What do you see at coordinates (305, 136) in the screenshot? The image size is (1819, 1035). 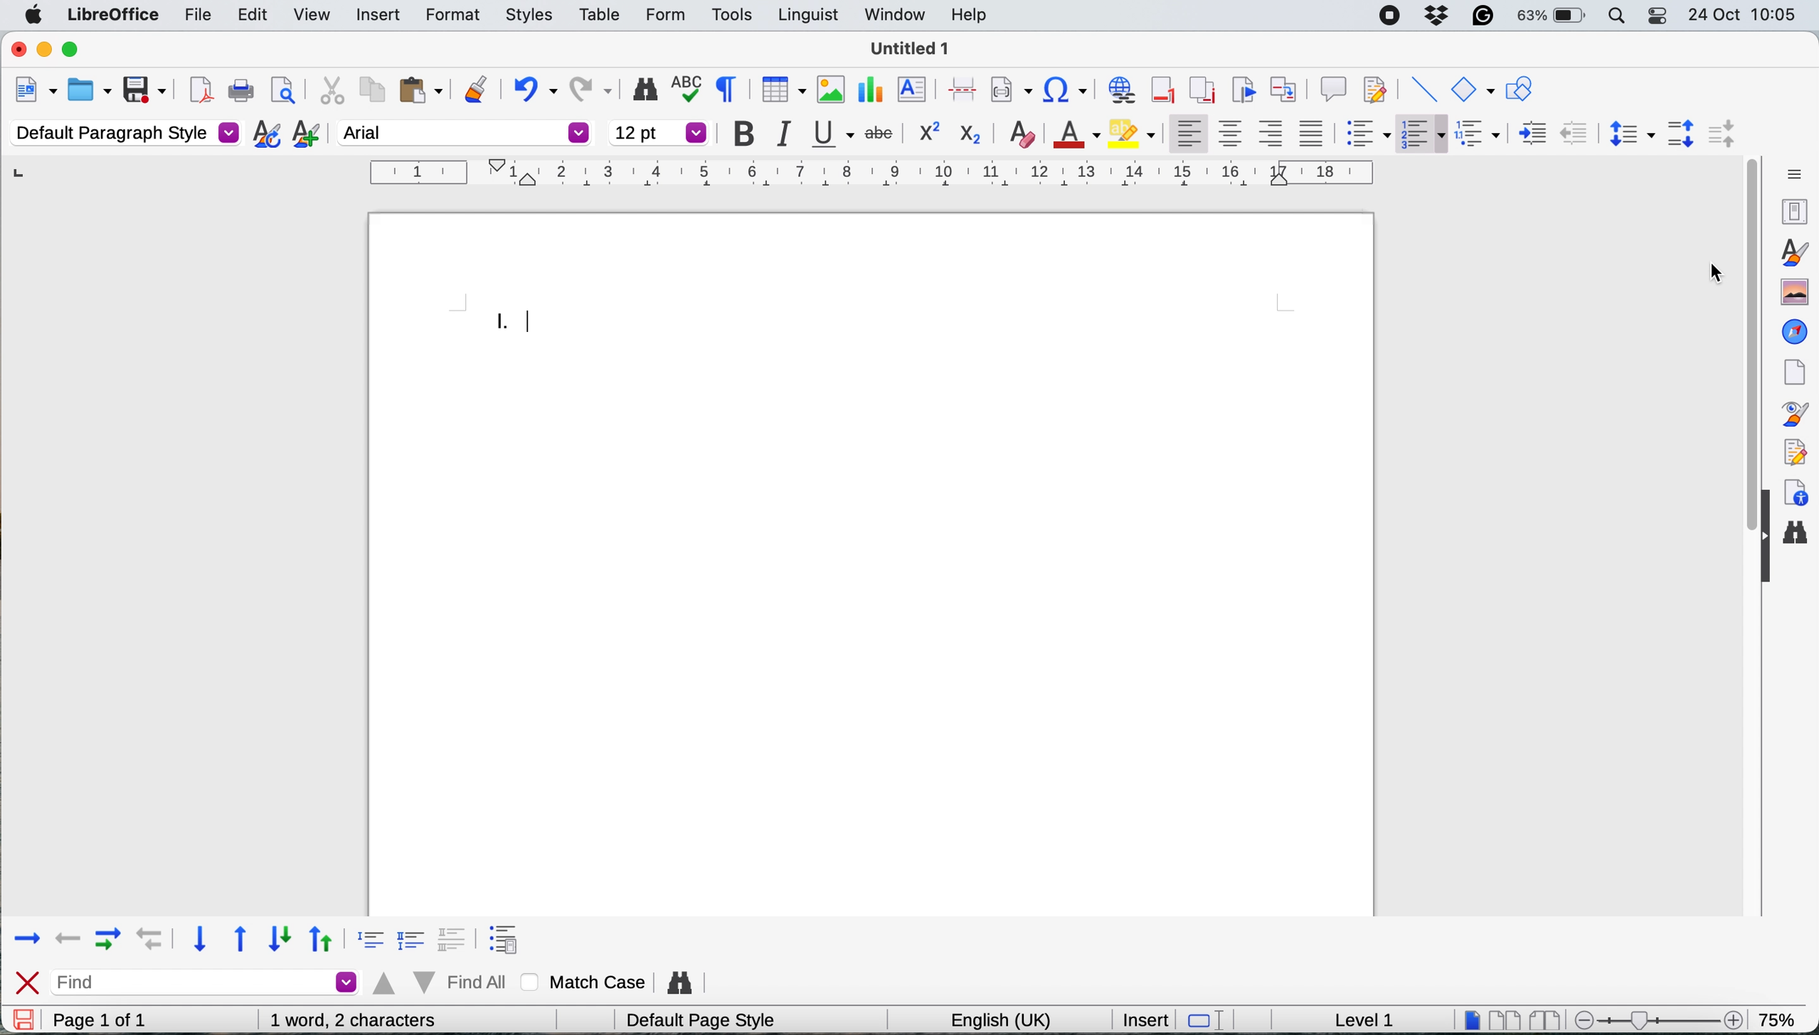 I see `add new style` at bounding box center [305, 136].